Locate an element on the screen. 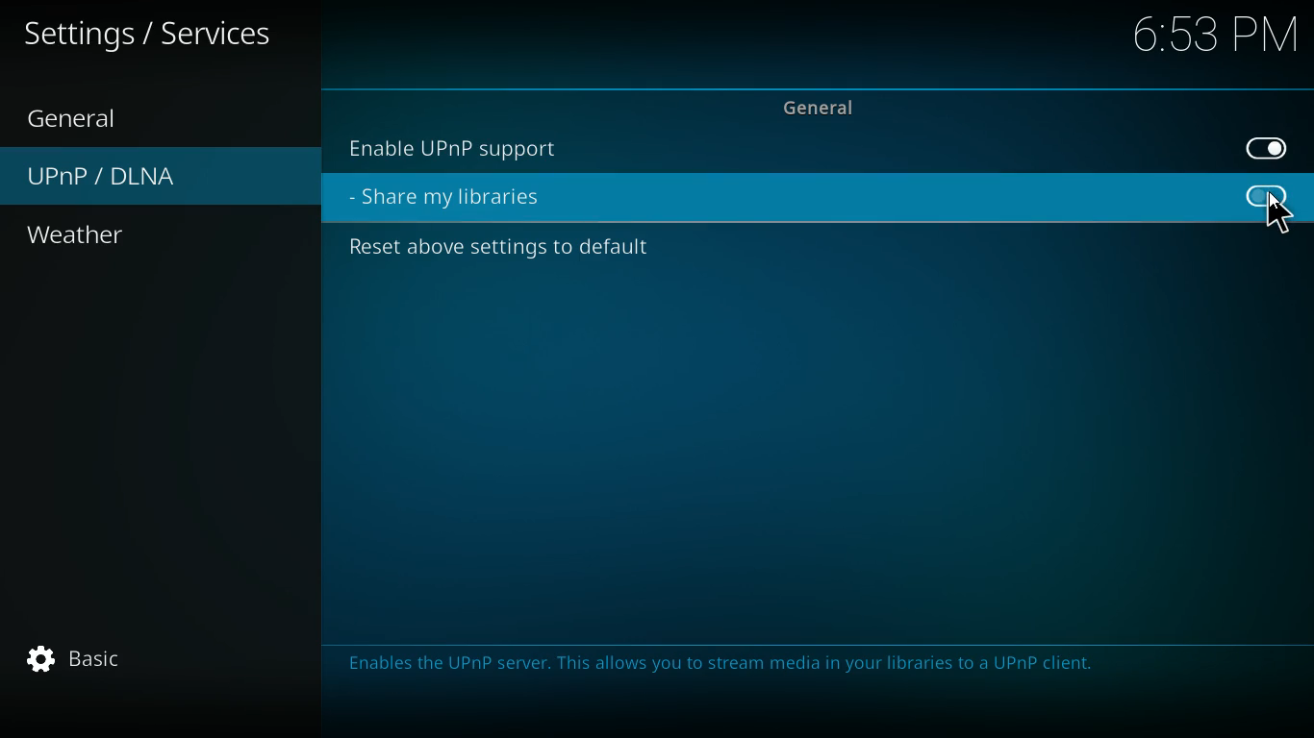 This screenshot has height=738, width=1314. reset is located at coordinates (516, 251).